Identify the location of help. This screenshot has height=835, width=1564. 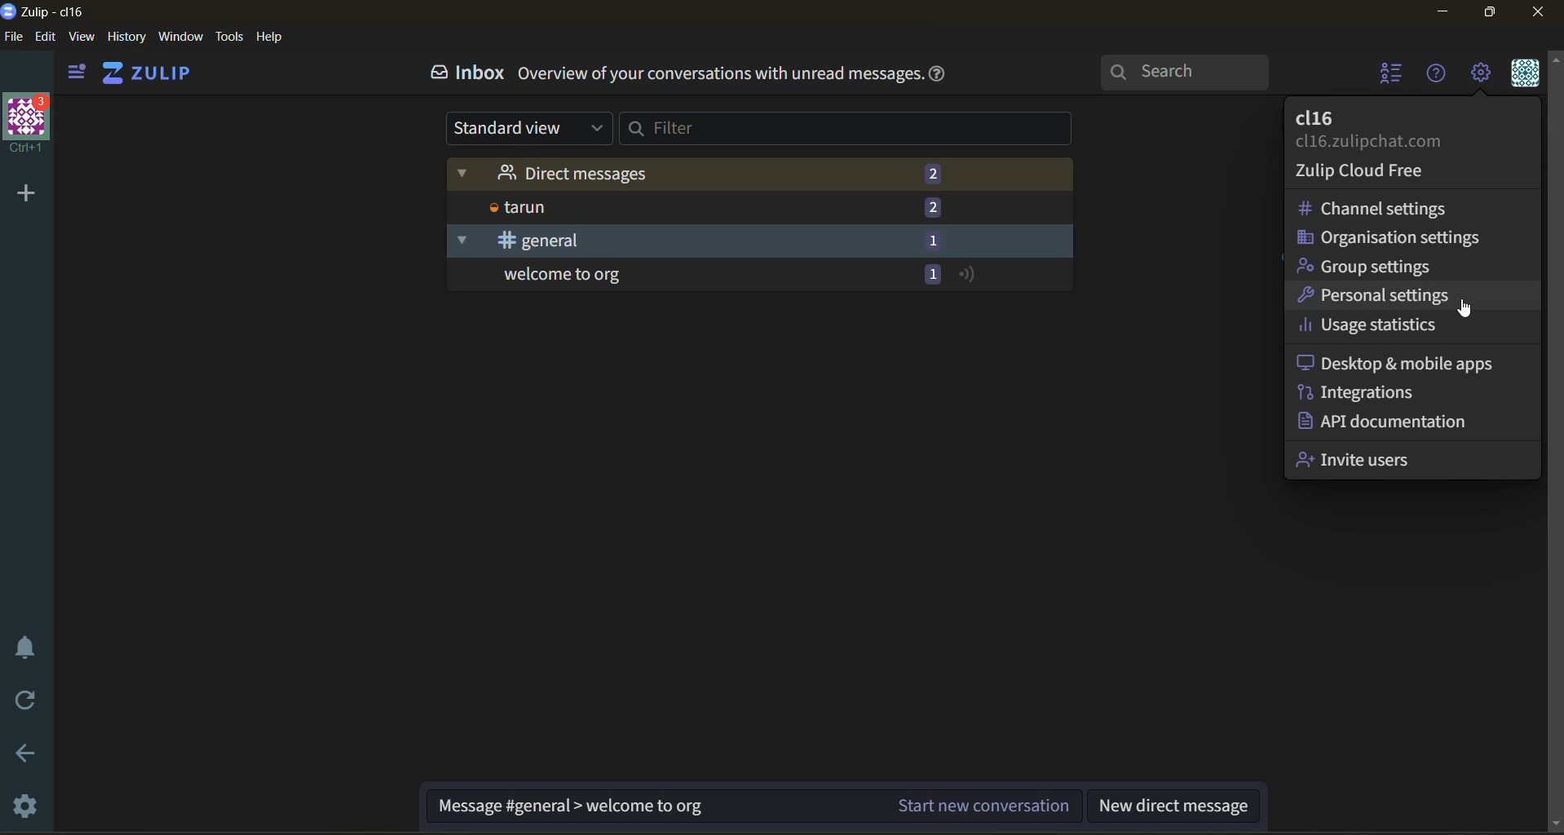
(272, 36).